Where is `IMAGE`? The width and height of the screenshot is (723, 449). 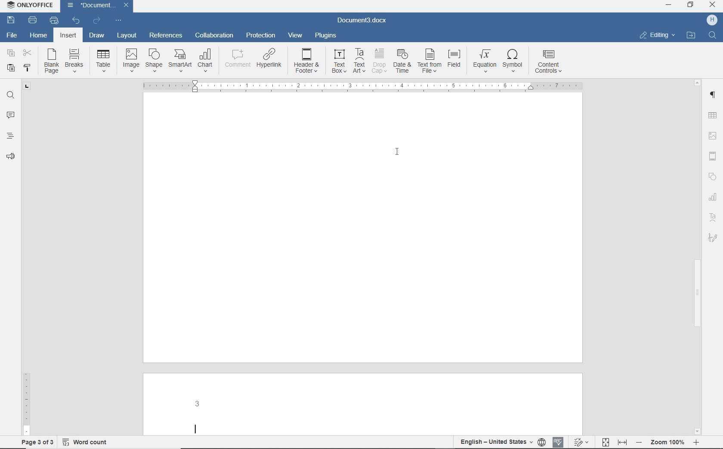 IMAGE is located at coordinates (131, 60).